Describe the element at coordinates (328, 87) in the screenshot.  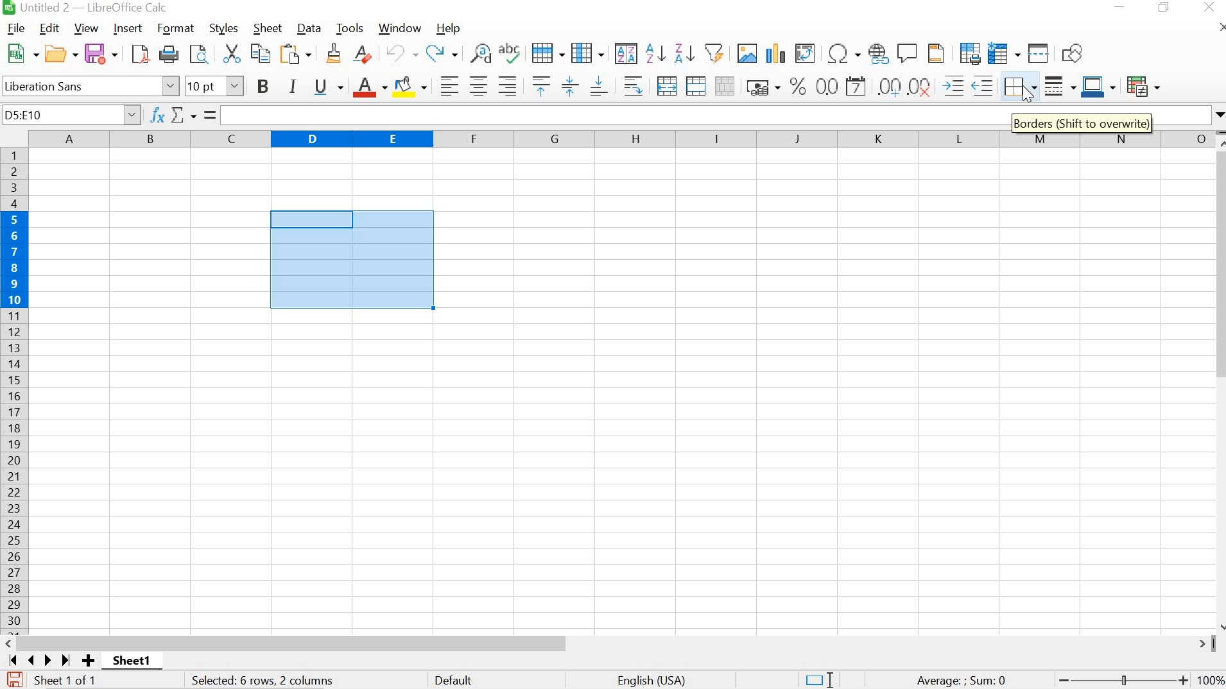
I see `UNDERLINE` at that location.